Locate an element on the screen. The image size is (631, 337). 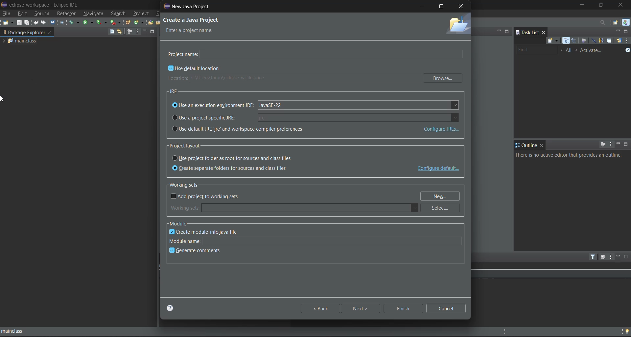
open type is located at coordinates (152, 22).